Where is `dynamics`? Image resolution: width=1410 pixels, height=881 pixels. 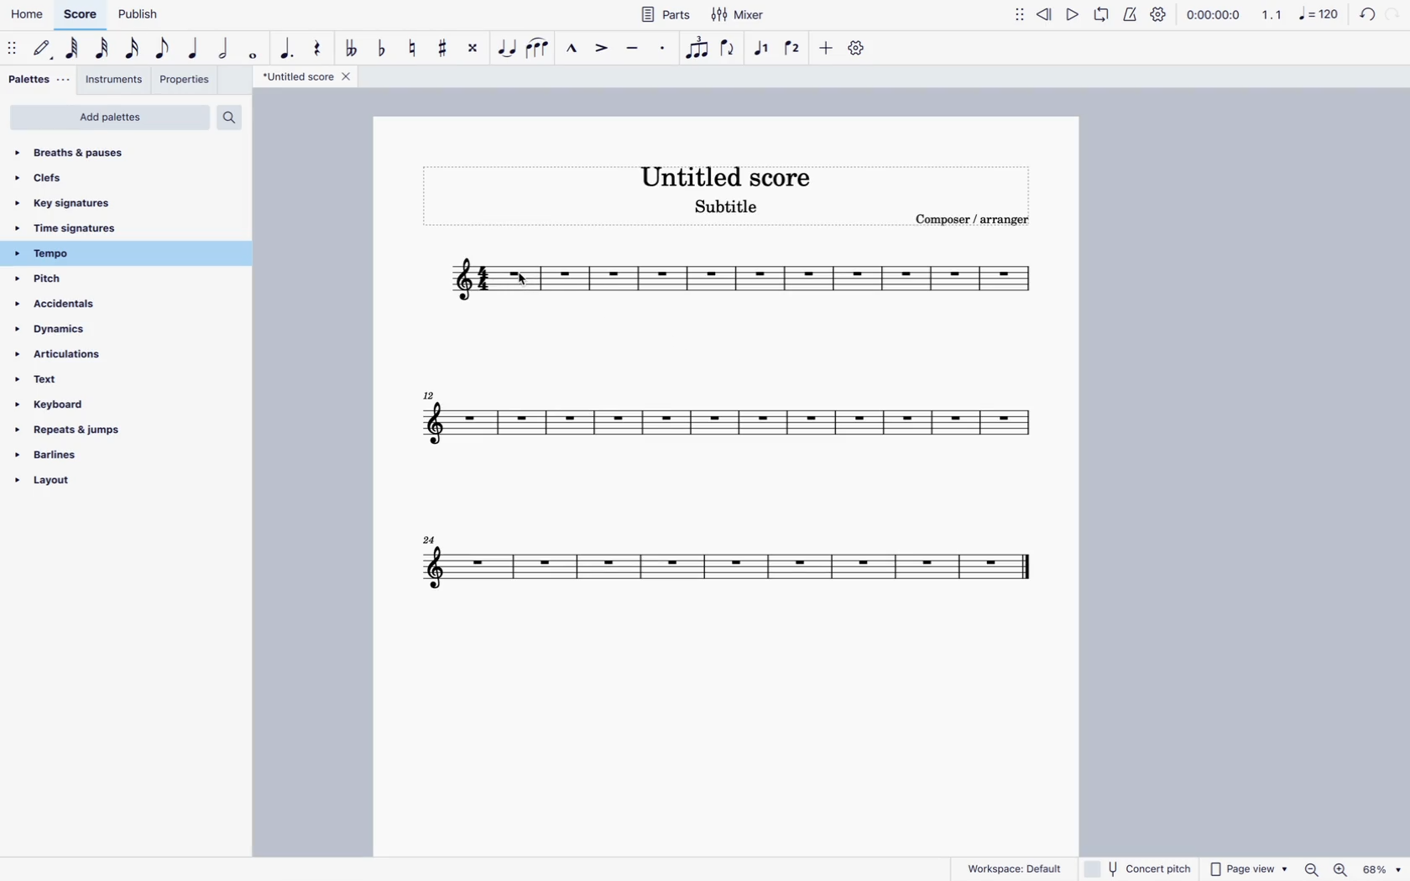 dynamics is located at coordinates (92, 331).